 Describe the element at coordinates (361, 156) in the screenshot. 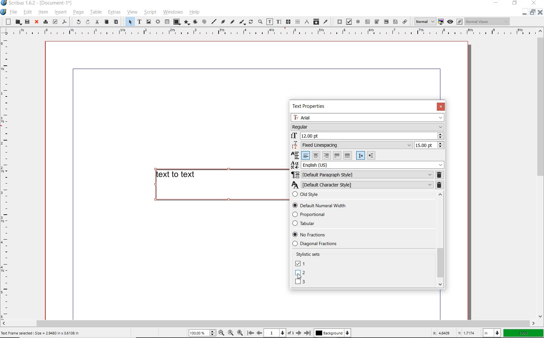

I see `Left to right paragraph` at that location.